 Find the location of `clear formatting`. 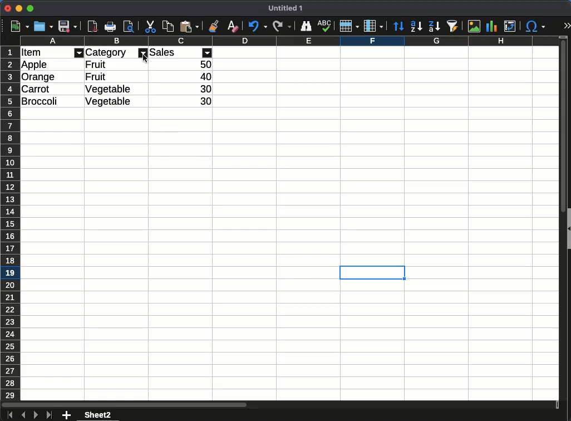

clear formatting is located at coordinates (231, 26).